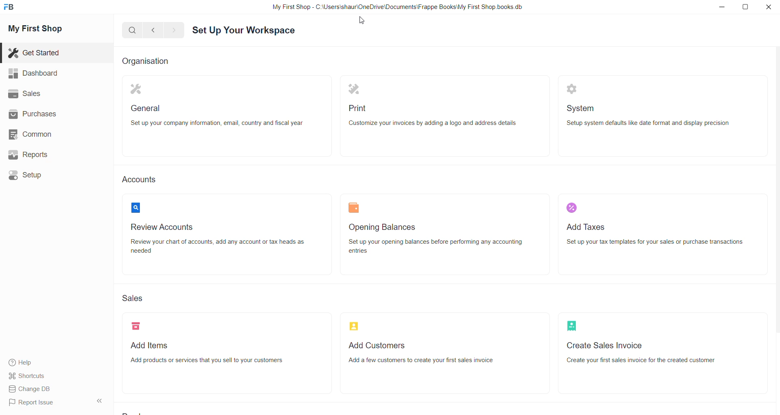 Image resolution: width=780 pixels, height=415 pixels. Describe the element at coordinates (35, 73) in the screenshot. I see `Dashboard` at that location.